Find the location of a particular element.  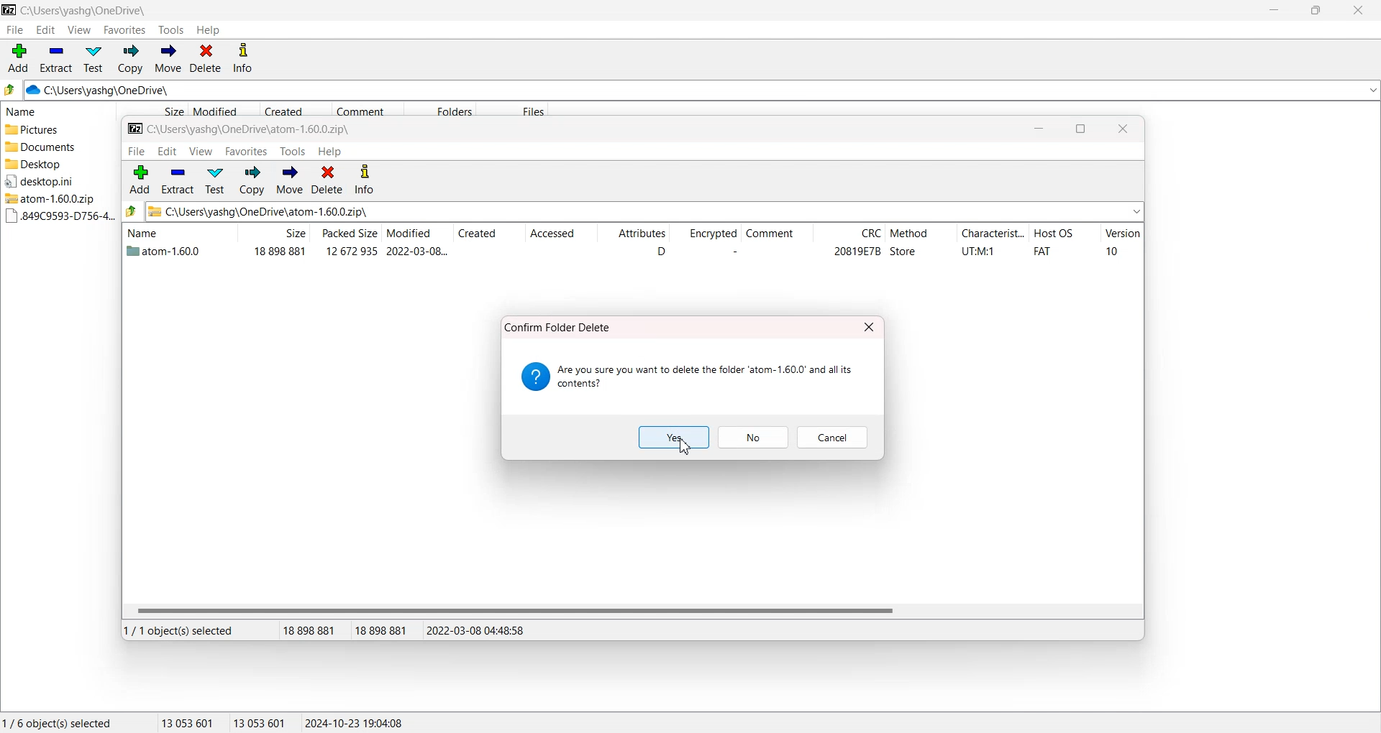

CRC is located at coordinates (849, 235).